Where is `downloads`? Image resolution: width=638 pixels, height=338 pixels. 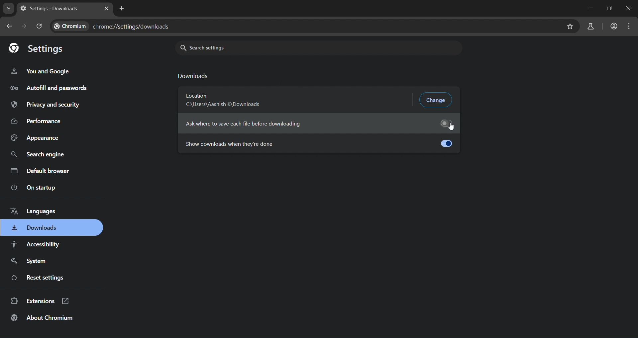 downloads is located at coordinates (35, 229).